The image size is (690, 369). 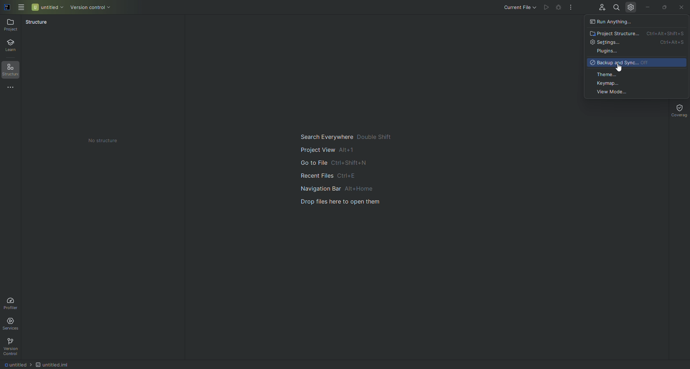 What do you see at coordinates (514, 8) in the screenshot?
I see `Current File` at bounding box center [514, 8].